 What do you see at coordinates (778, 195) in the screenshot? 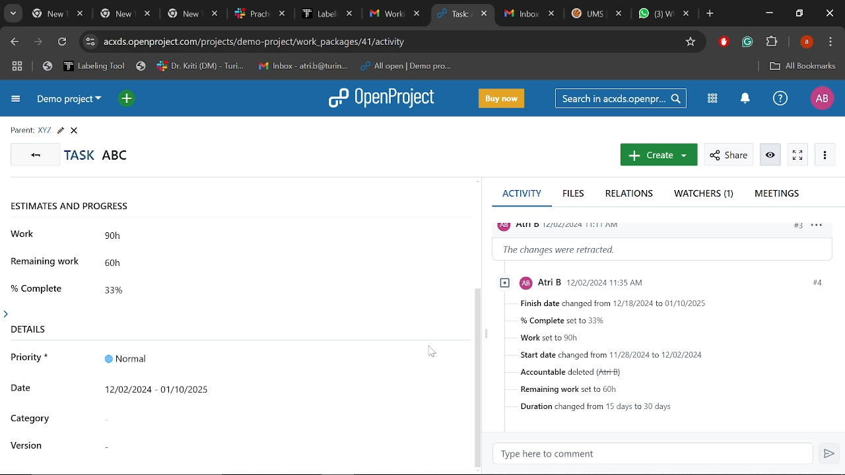
I see `Meetings` at bounding box center [778, 195].